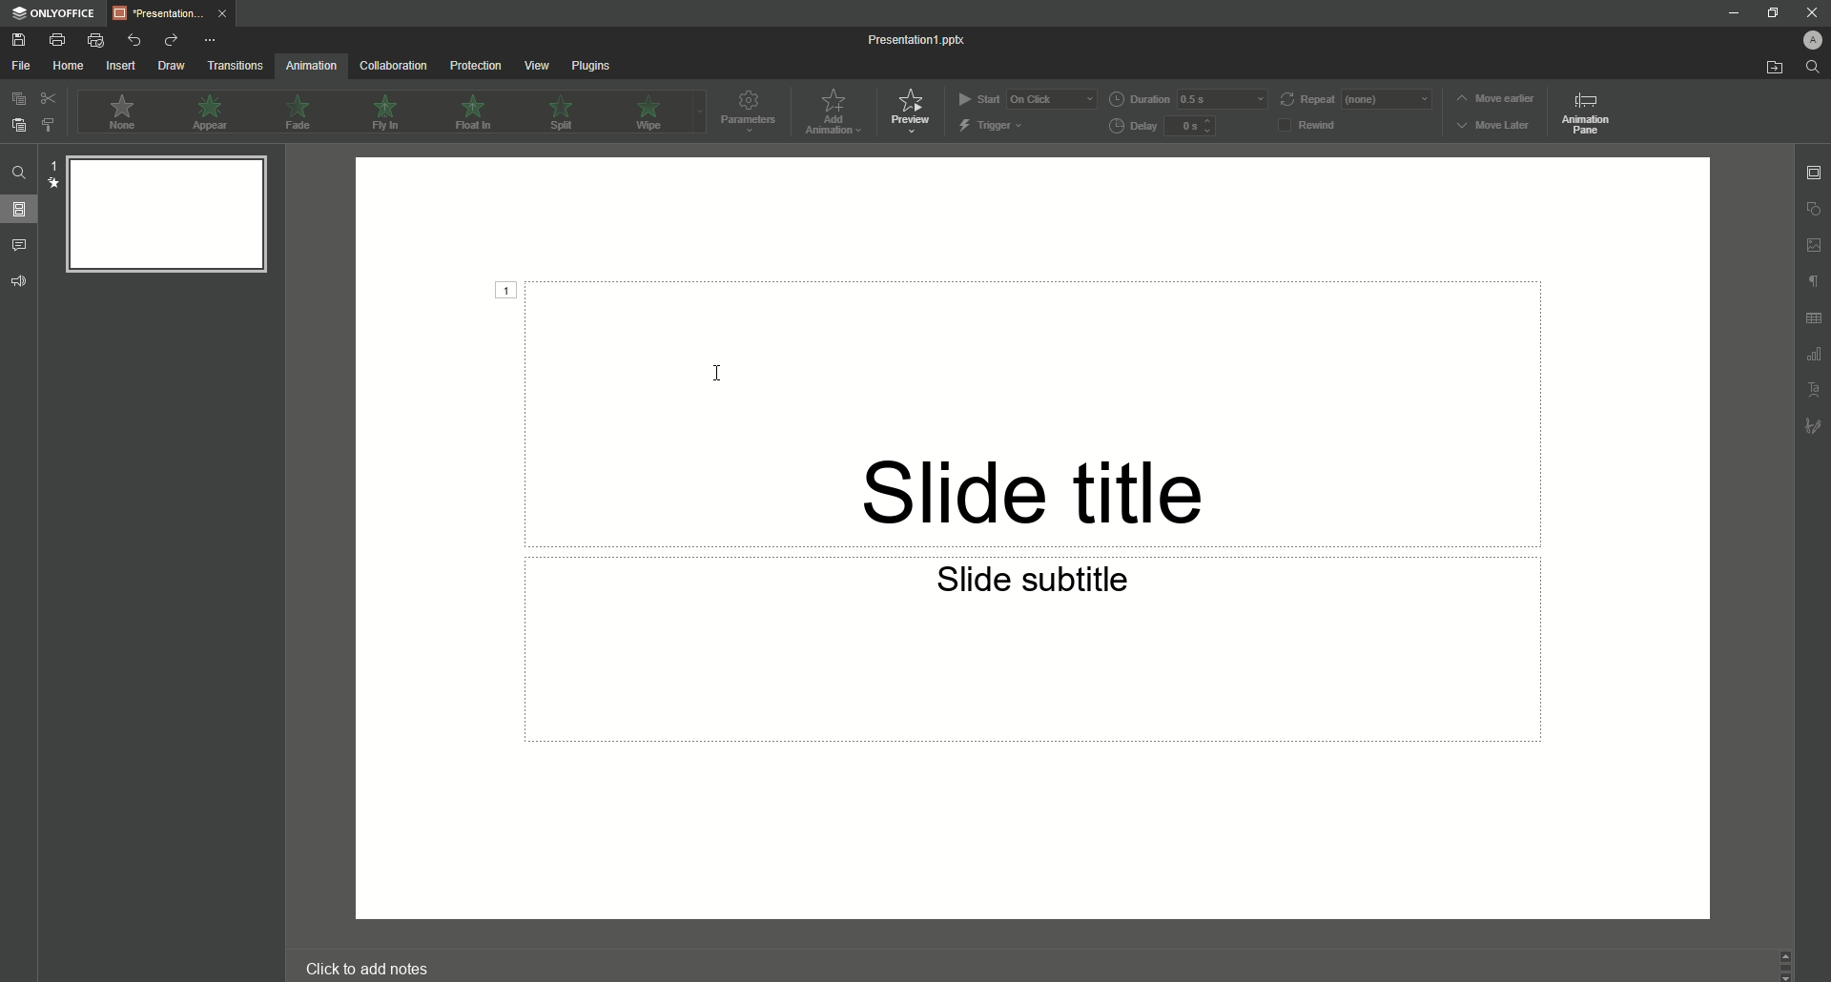 The height and width of the screenshot is (982, 1831). What do you see at coordinates (20, 246) in the screenshot?
I see `Comments` at bounding box center [20, 246].